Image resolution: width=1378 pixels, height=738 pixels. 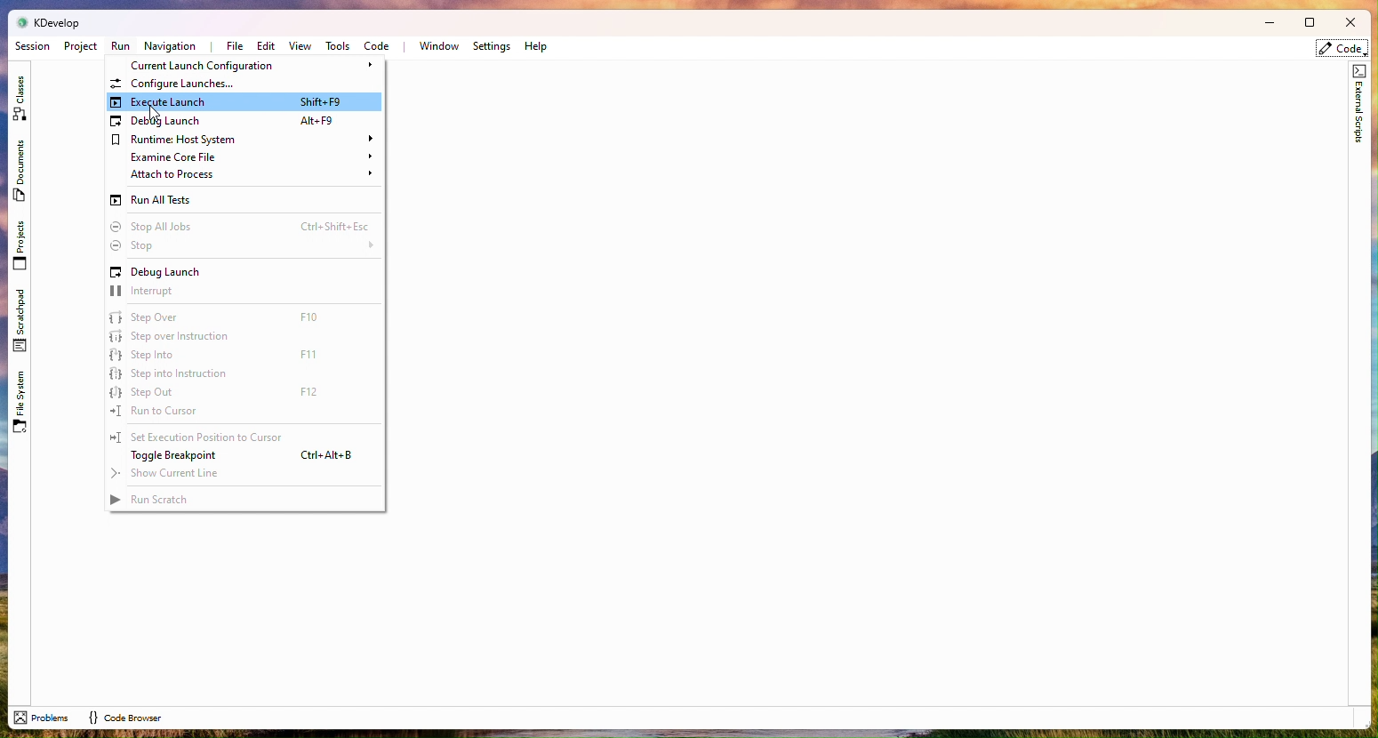 I want to click on File System, so click(x=20, y=398).